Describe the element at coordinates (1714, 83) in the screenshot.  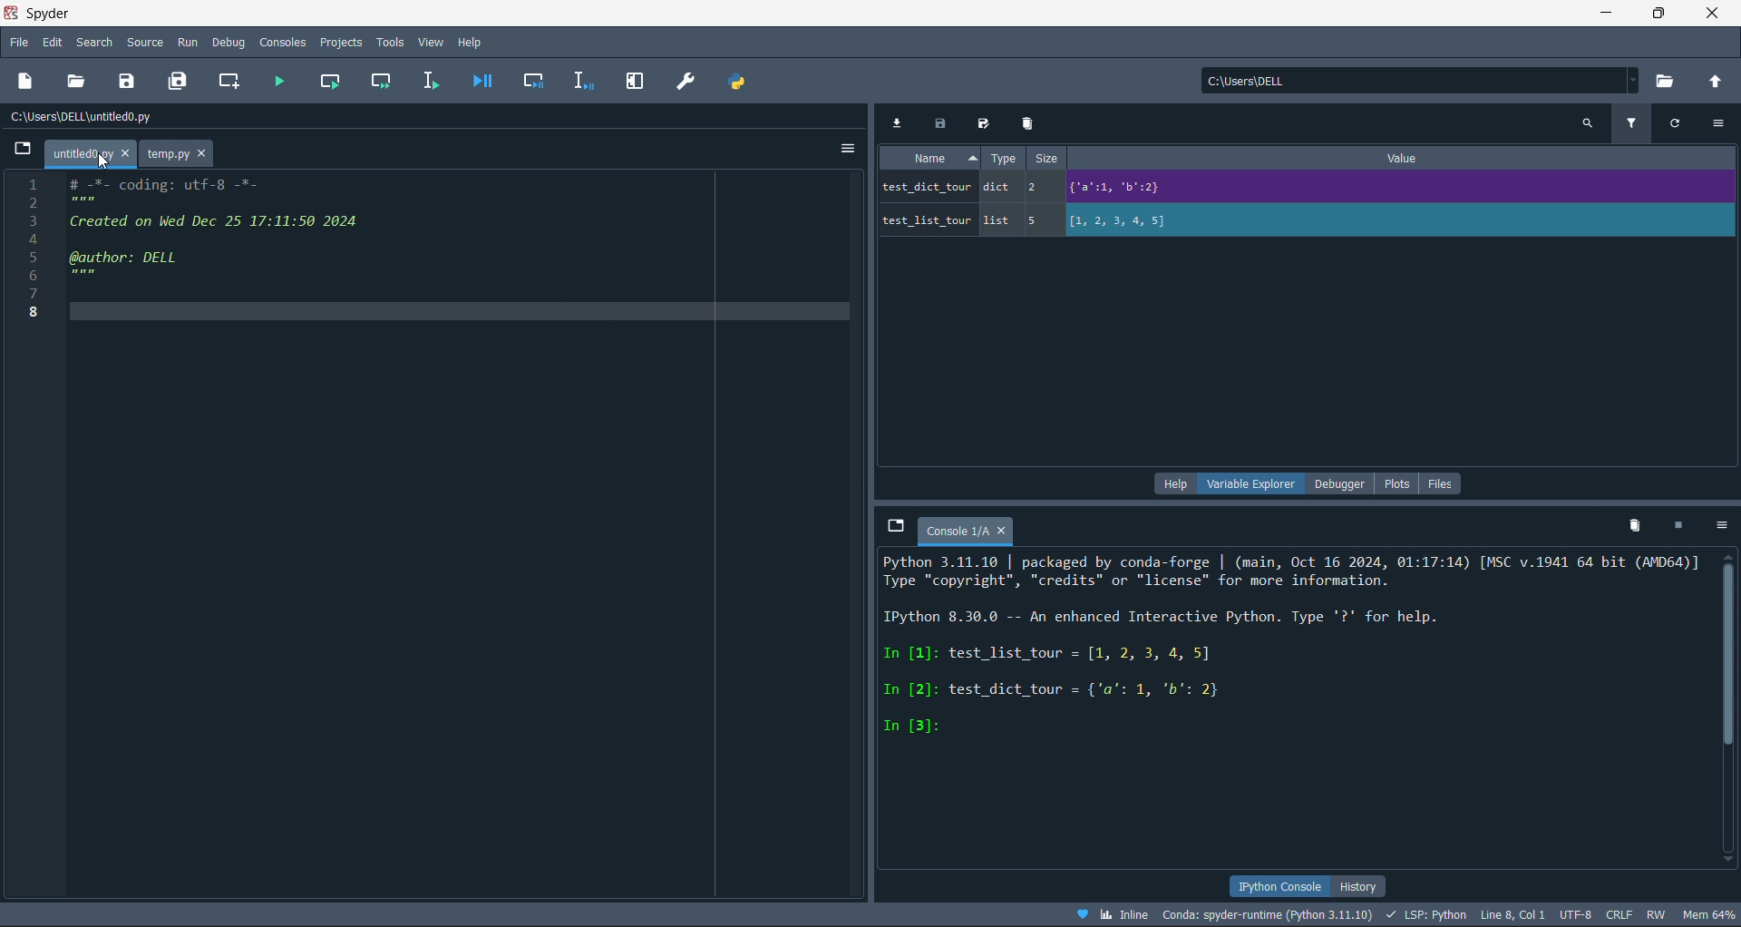
I see `change directory` at that location.